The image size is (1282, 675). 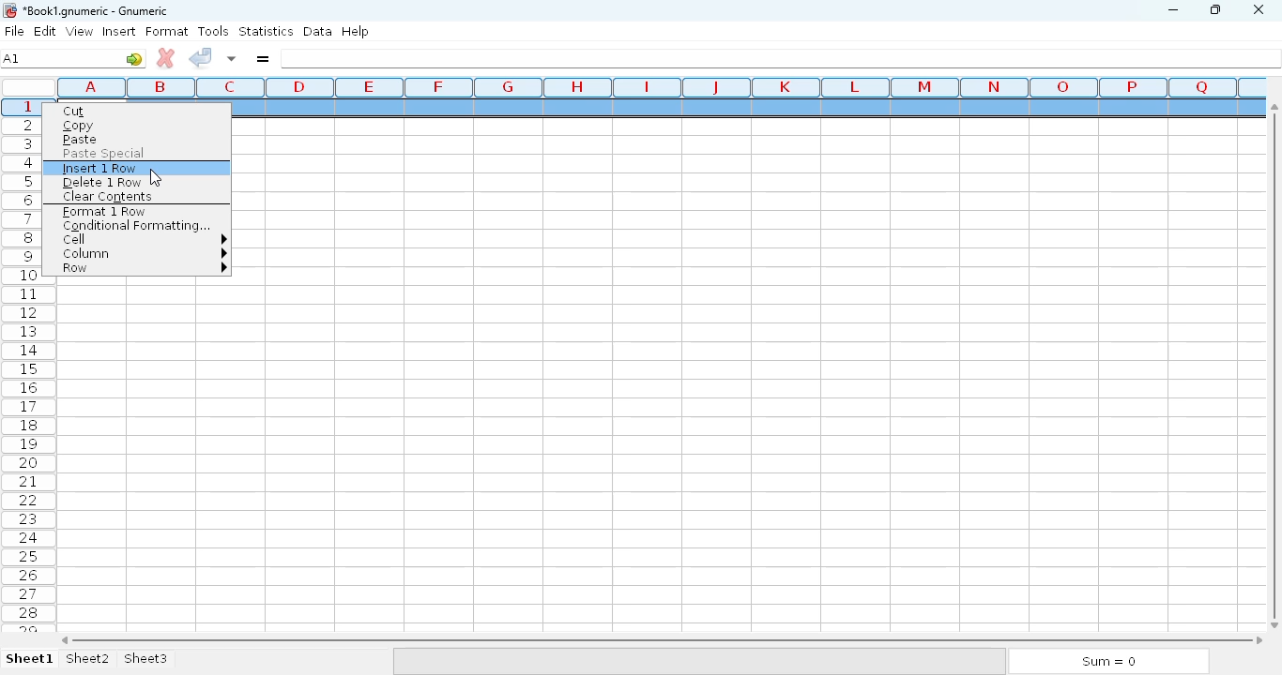 I want to click on maximize, so click(x=1214, y=8).